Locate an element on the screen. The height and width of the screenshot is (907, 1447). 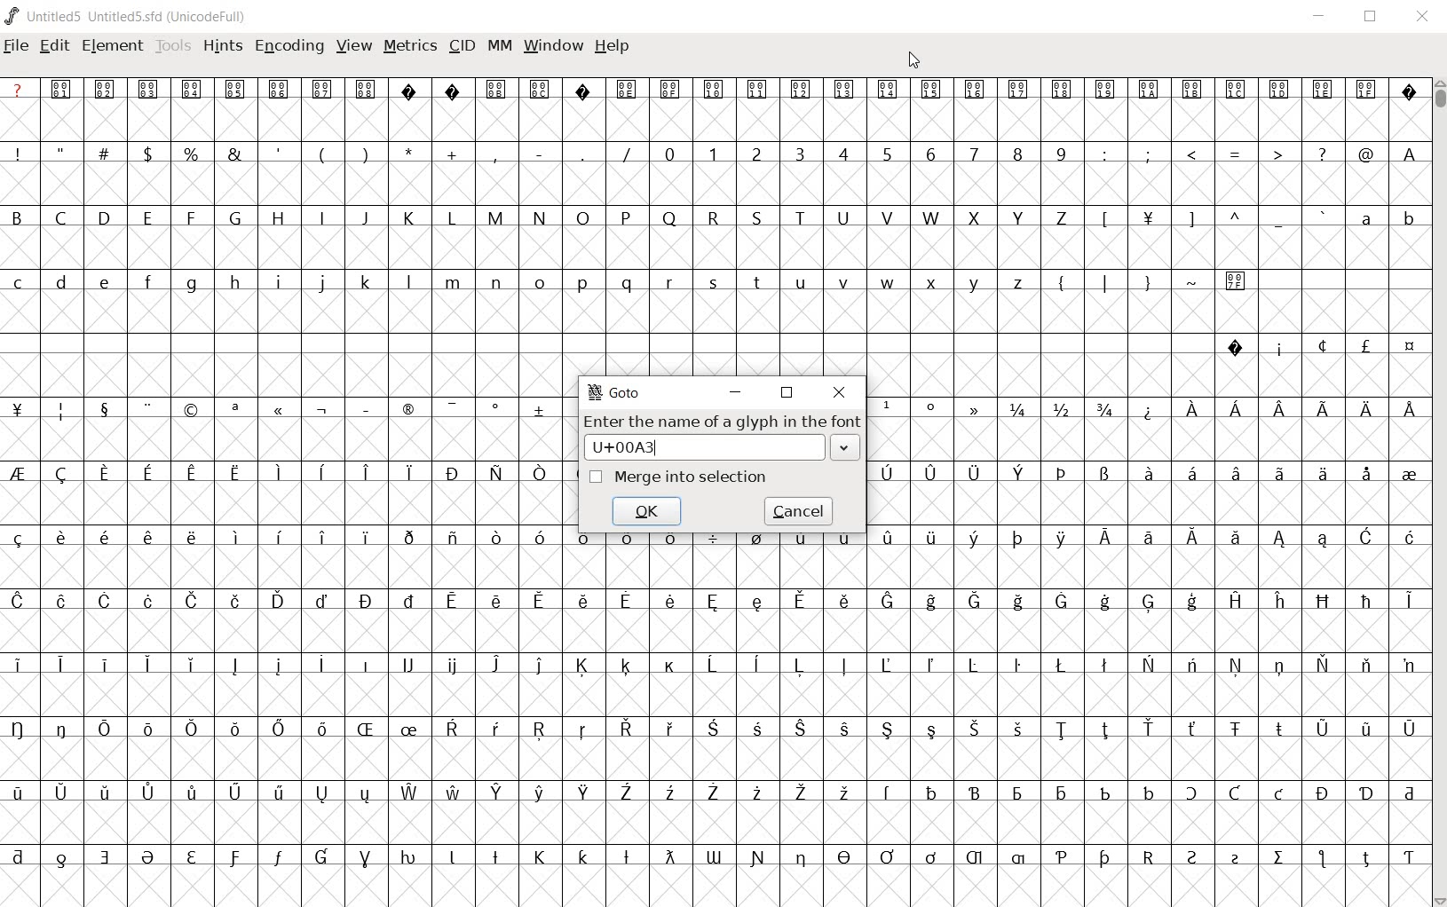
ok is located at coordinates (647, 510).